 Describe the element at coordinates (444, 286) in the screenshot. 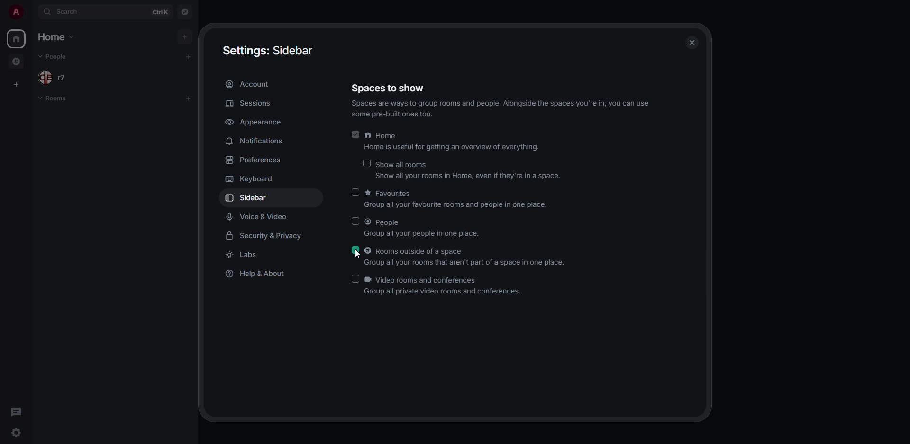

I see `video rooms and conferences` at that location.